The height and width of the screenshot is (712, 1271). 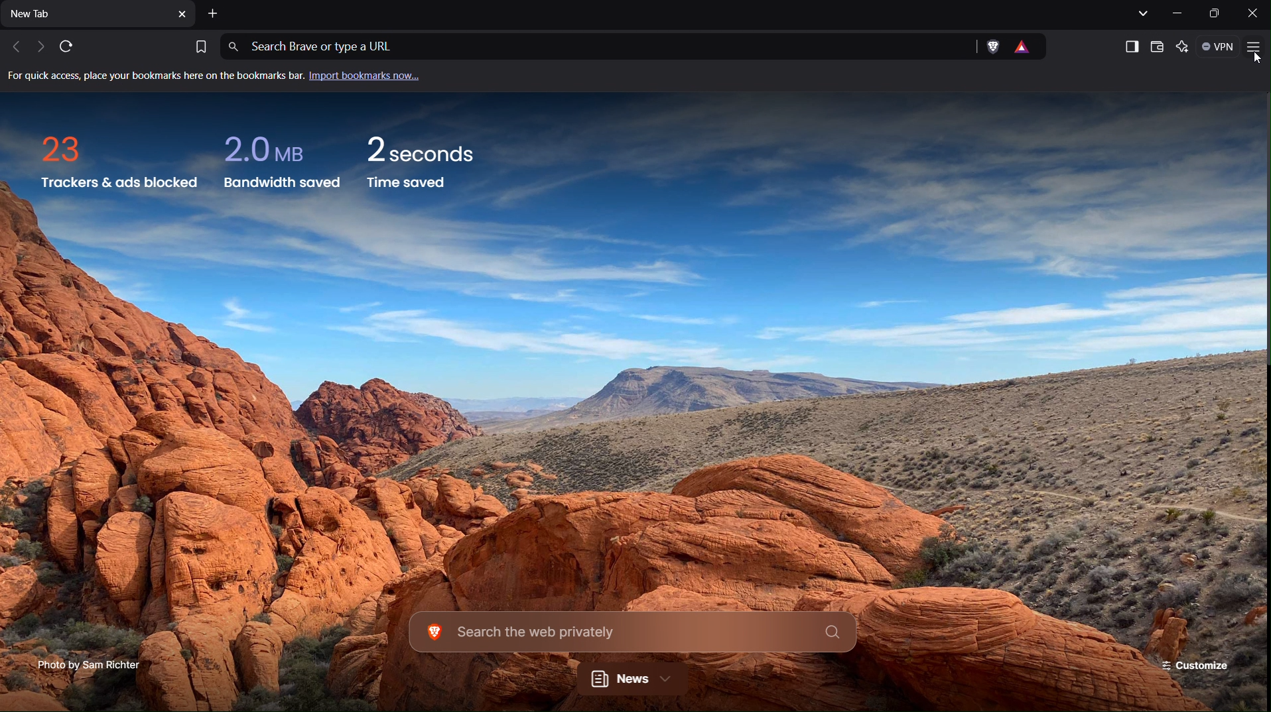 I want to click on Close, so click(x=1255, y=13).